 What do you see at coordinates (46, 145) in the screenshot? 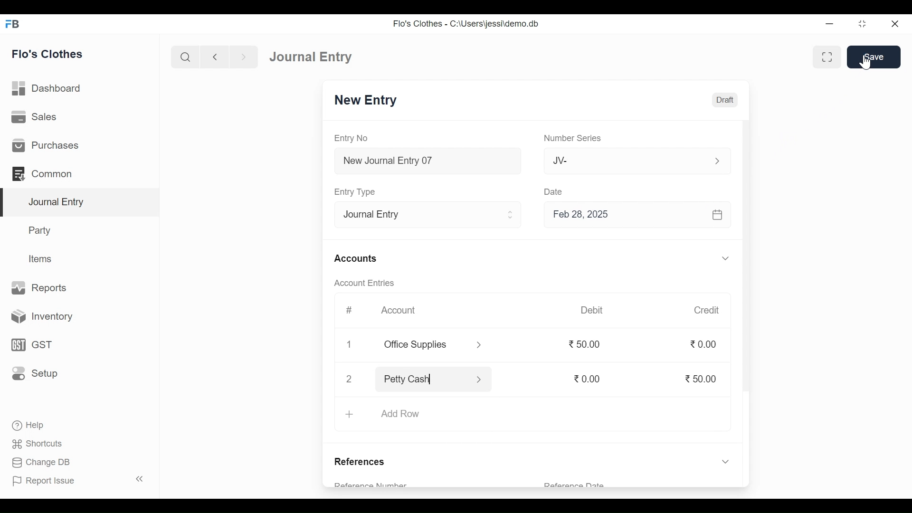
I see `Purchases` at bounding box center [46, 145].